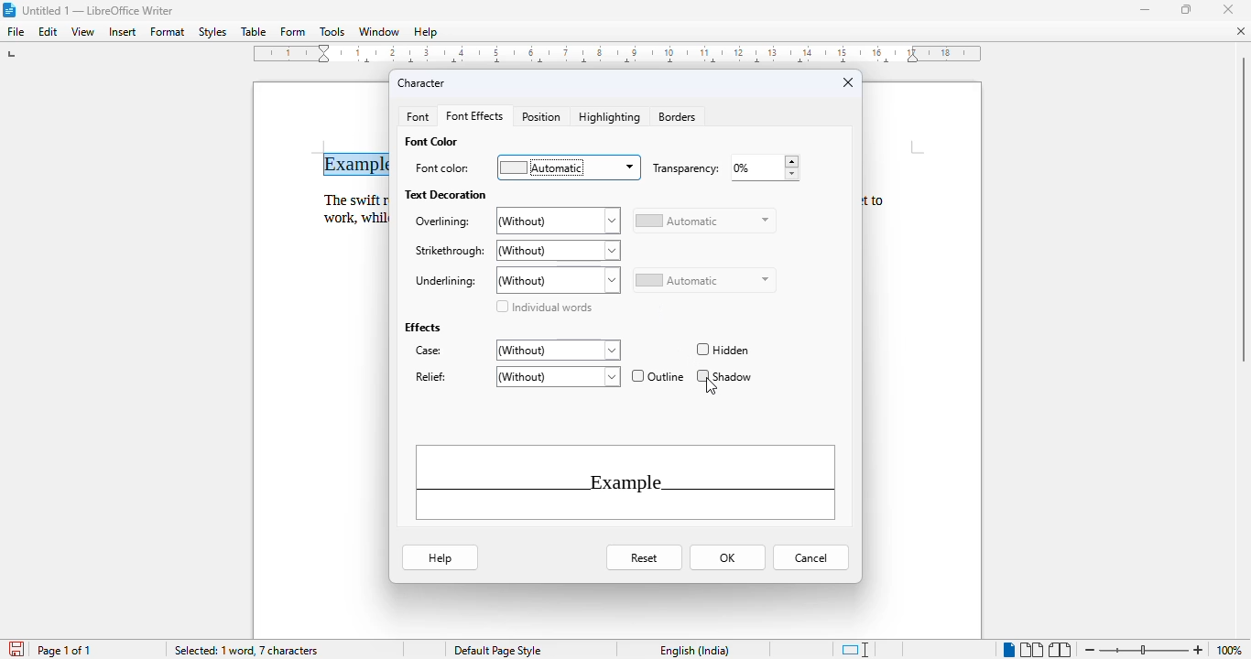  I want to click on underlining: (Without), so click(516, 280).